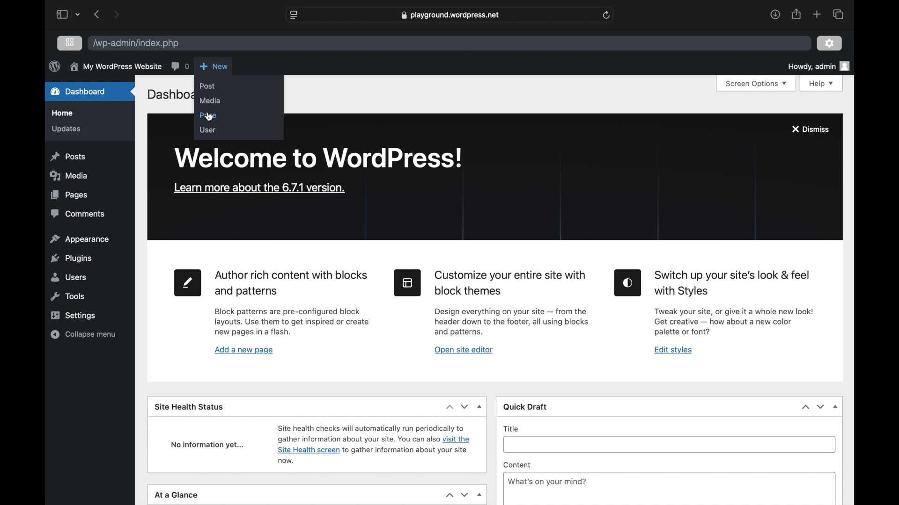 Image resolution: width=899 pixels, height=505 pixels. I want to click on new tab, so click(817, 15).